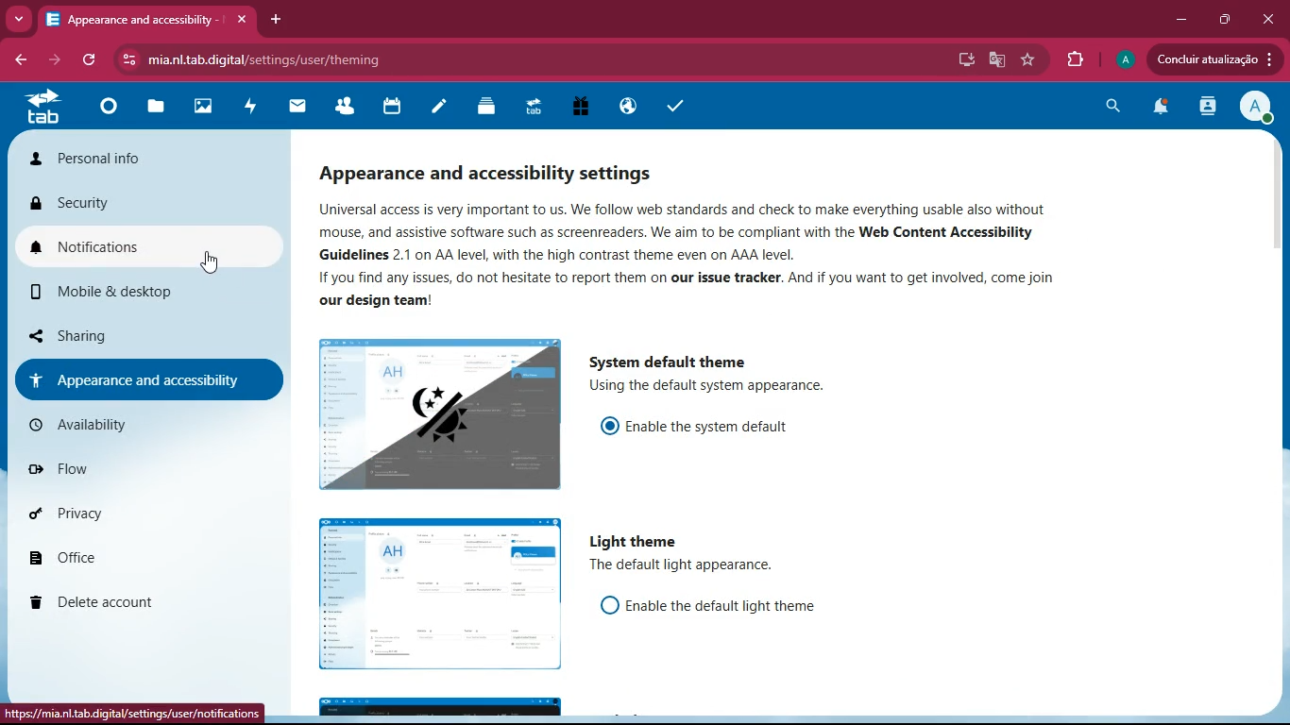  I want to click on friends, so click(346, 103).